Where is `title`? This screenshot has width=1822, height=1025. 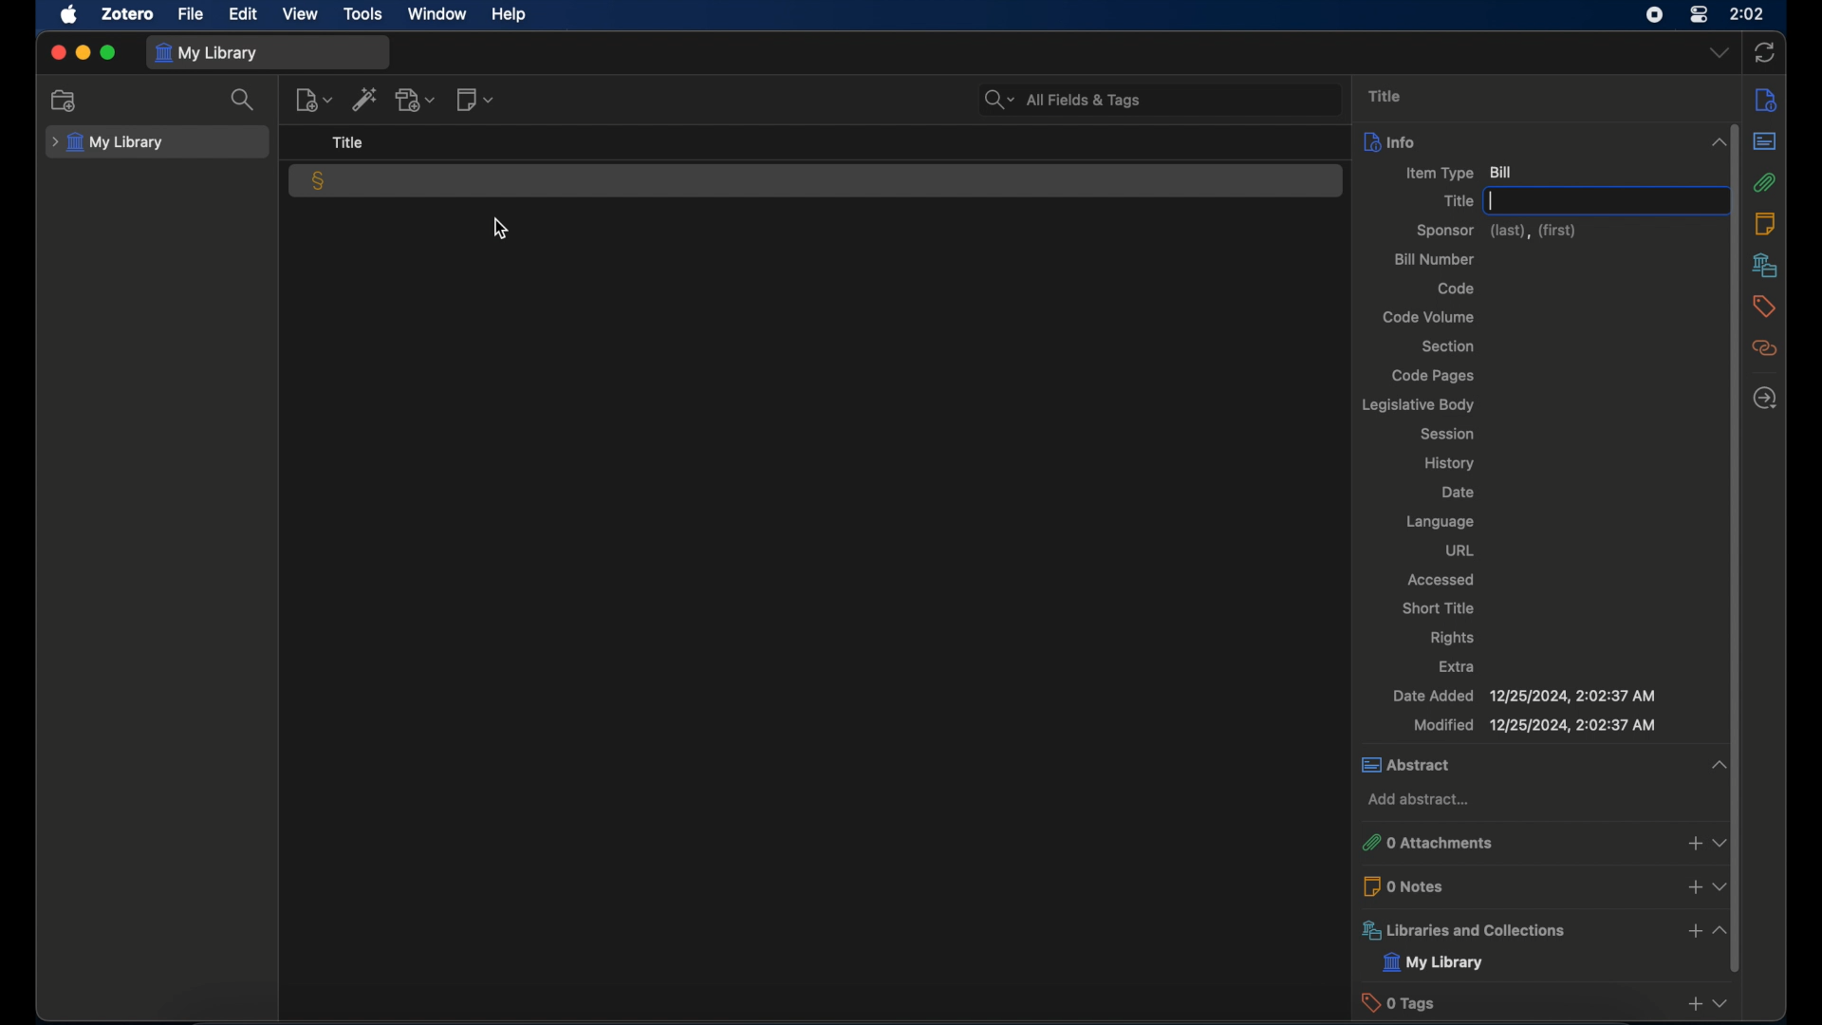 title is located at coordinates (1458, 201).